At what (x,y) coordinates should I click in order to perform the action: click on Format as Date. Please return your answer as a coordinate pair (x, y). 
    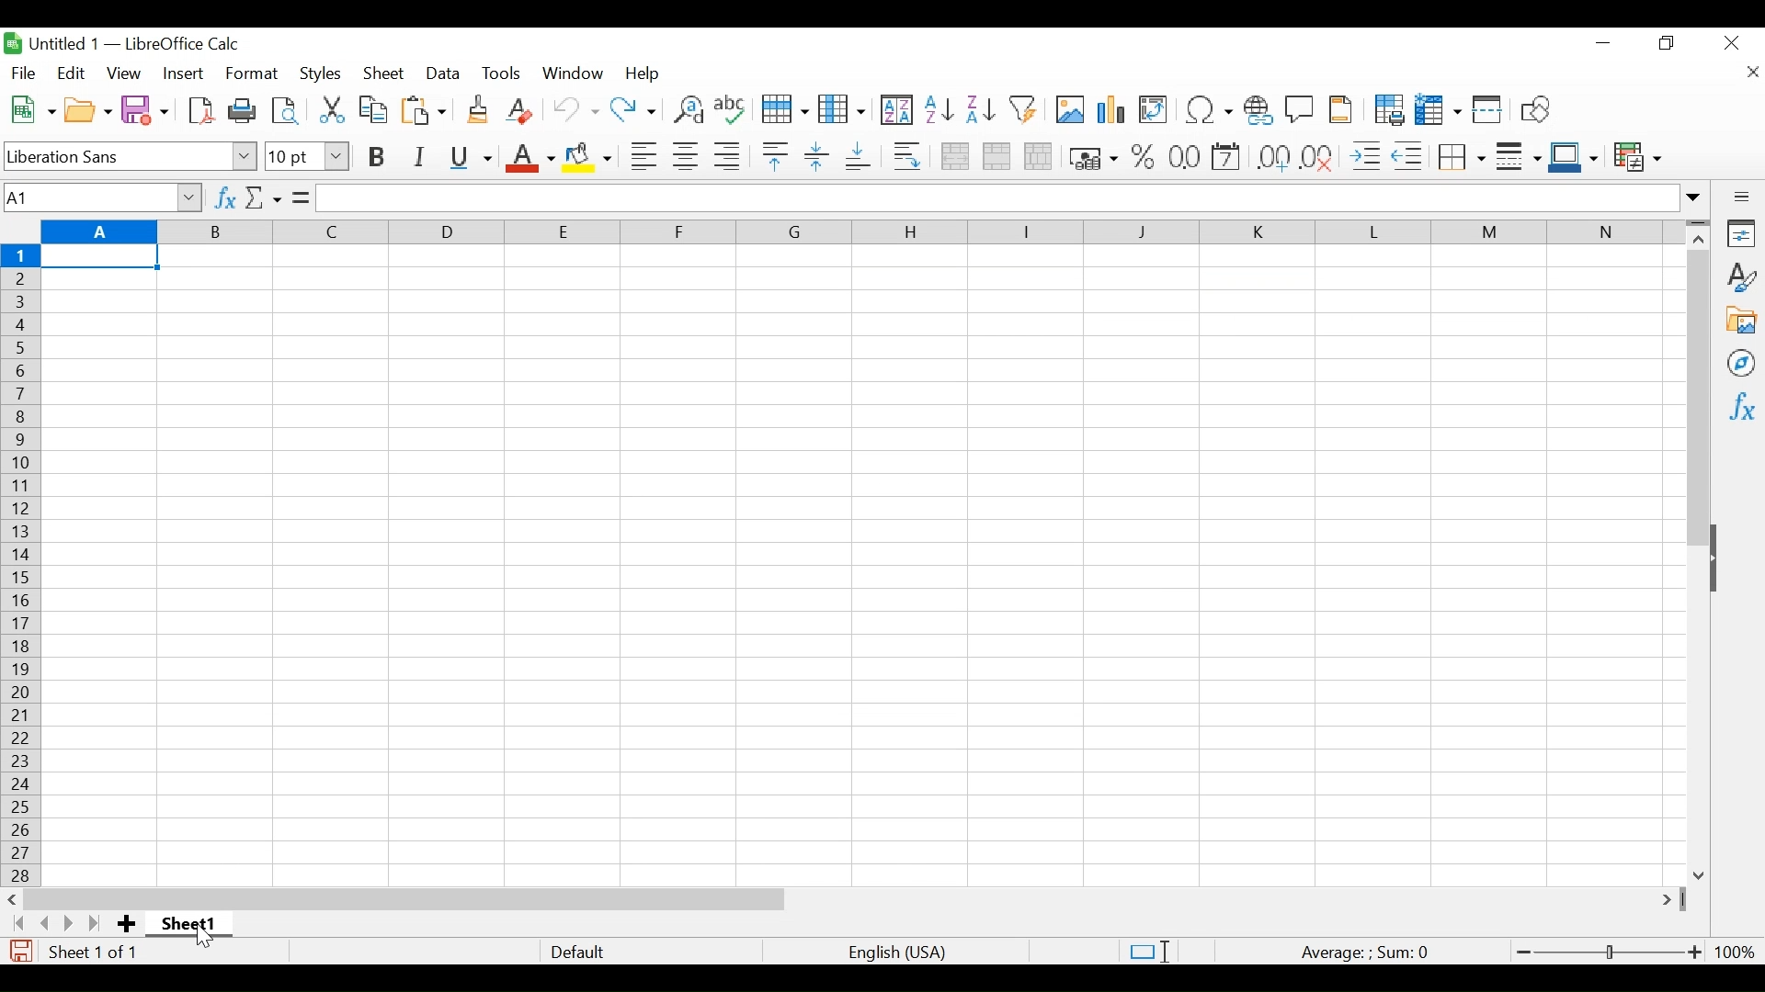
    Looking at the image, I should click on (1184, 159).